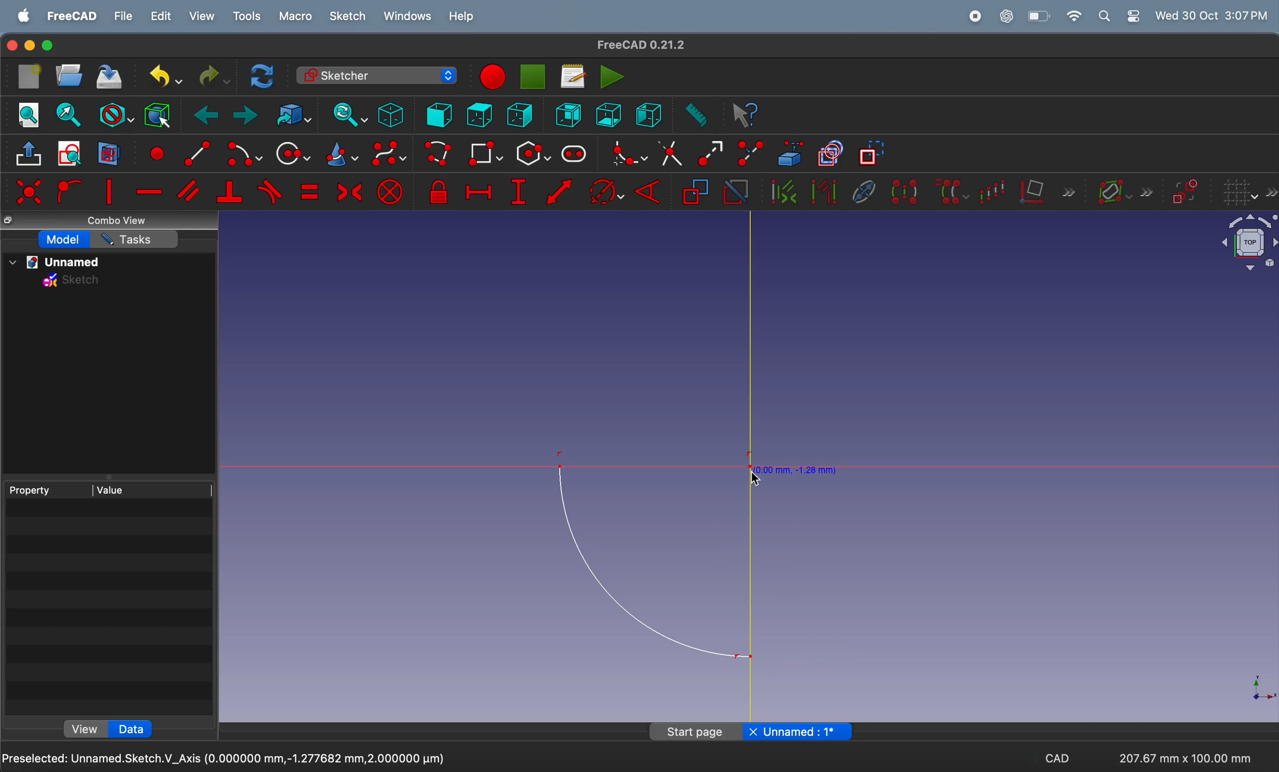  Describe the element at coordinates (28, 191) in the screenshot. I see `constrain co incident` at that location.